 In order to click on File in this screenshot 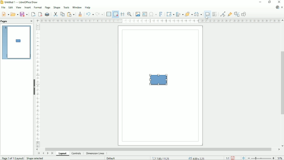, I will do `click(3, 8)`.